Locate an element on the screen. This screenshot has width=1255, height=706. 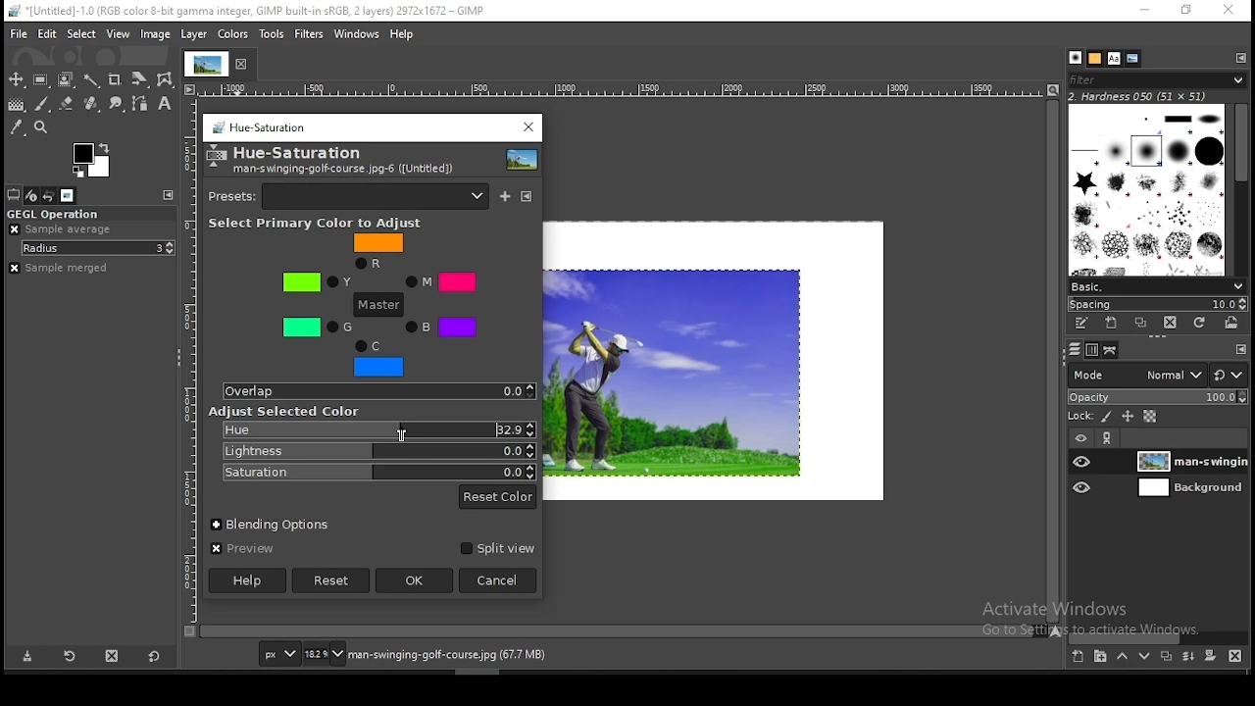
move layer on step down is located at coordinates (1144, 656).